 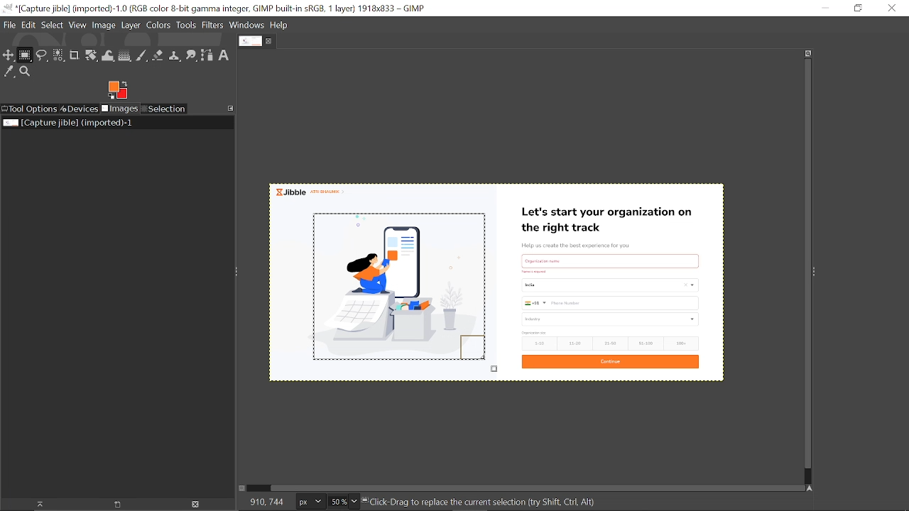 I want to click on Current tab, so click(x=249, y=42).